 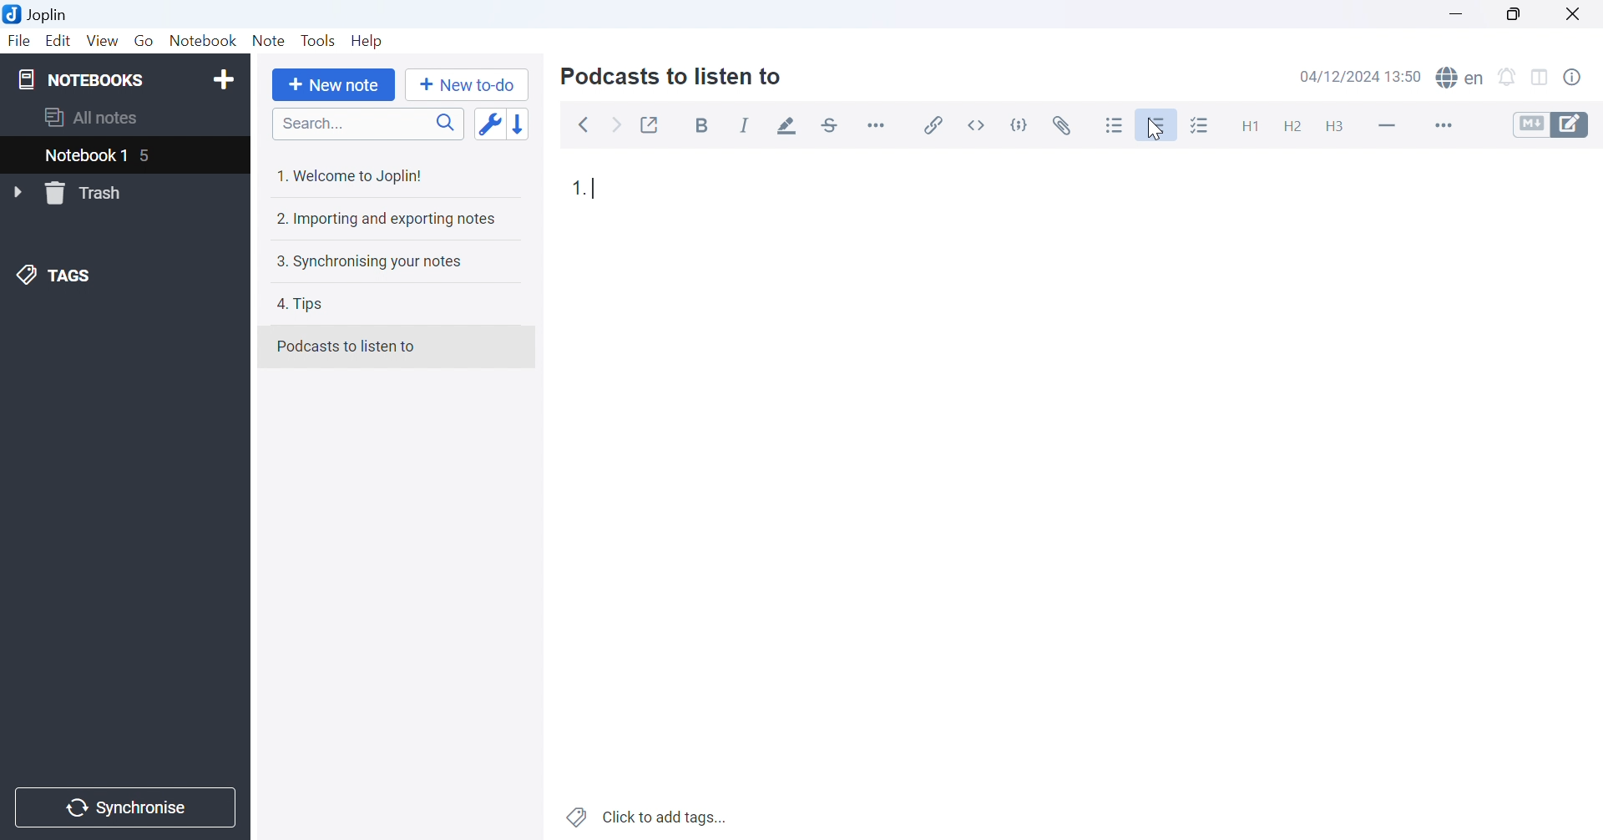 What do you see at coordinates (128, 808) in the screenshot?
I see `Synchronise` at bounding box center [128, 808].